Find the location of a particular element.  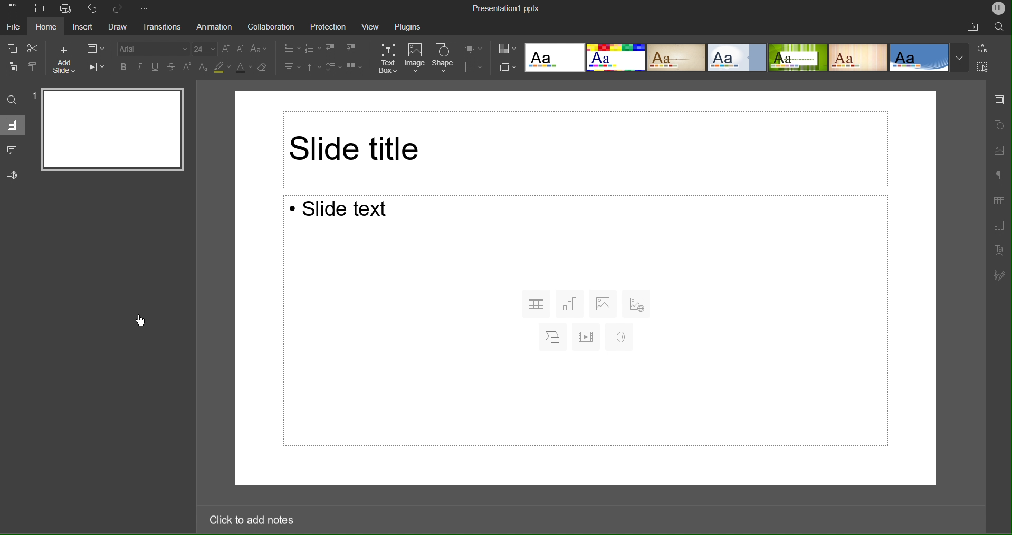

Click to add notes is located at coordinates (253, 521).